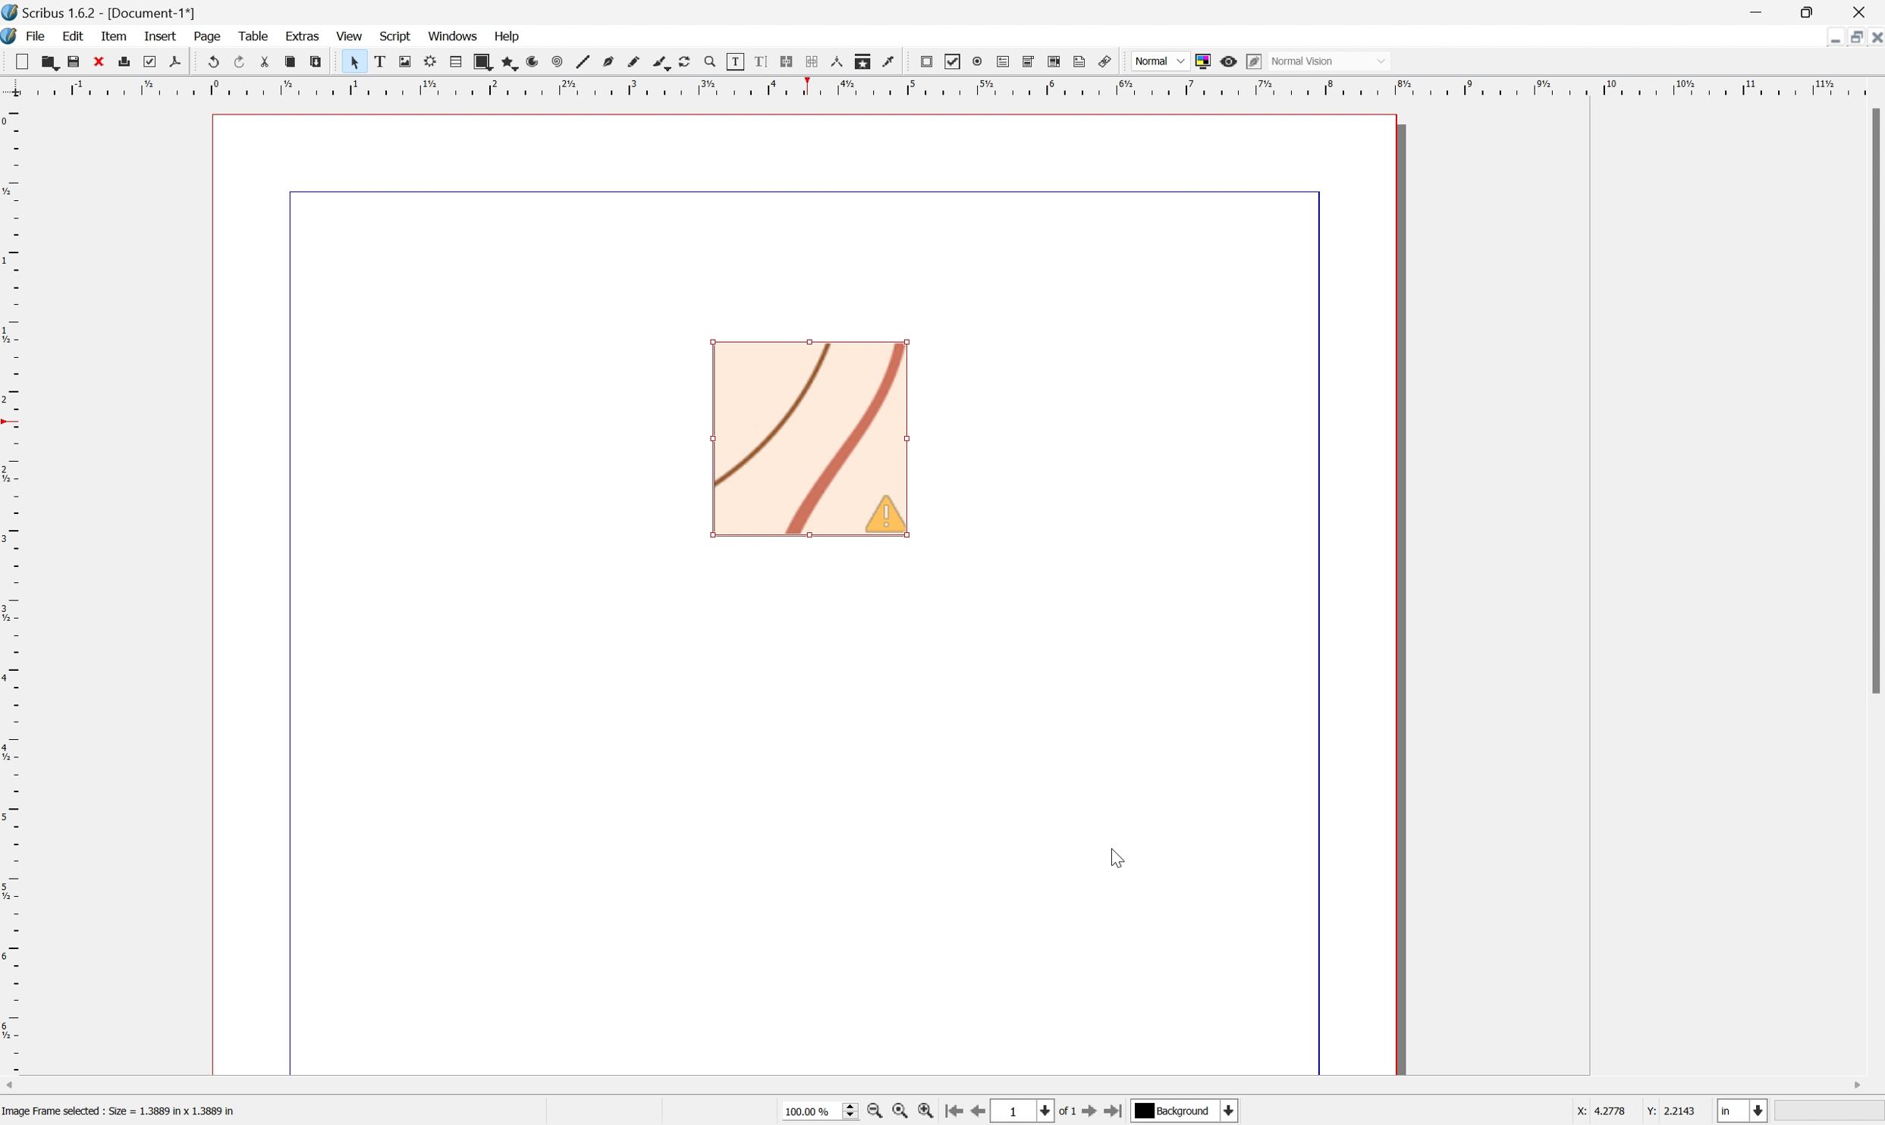 The height and width of the screenshot is (1125, 1885). What do you see at coordinates (352, 61) in the screenshot?
I see `Select item` at bounding box center [352, 61].